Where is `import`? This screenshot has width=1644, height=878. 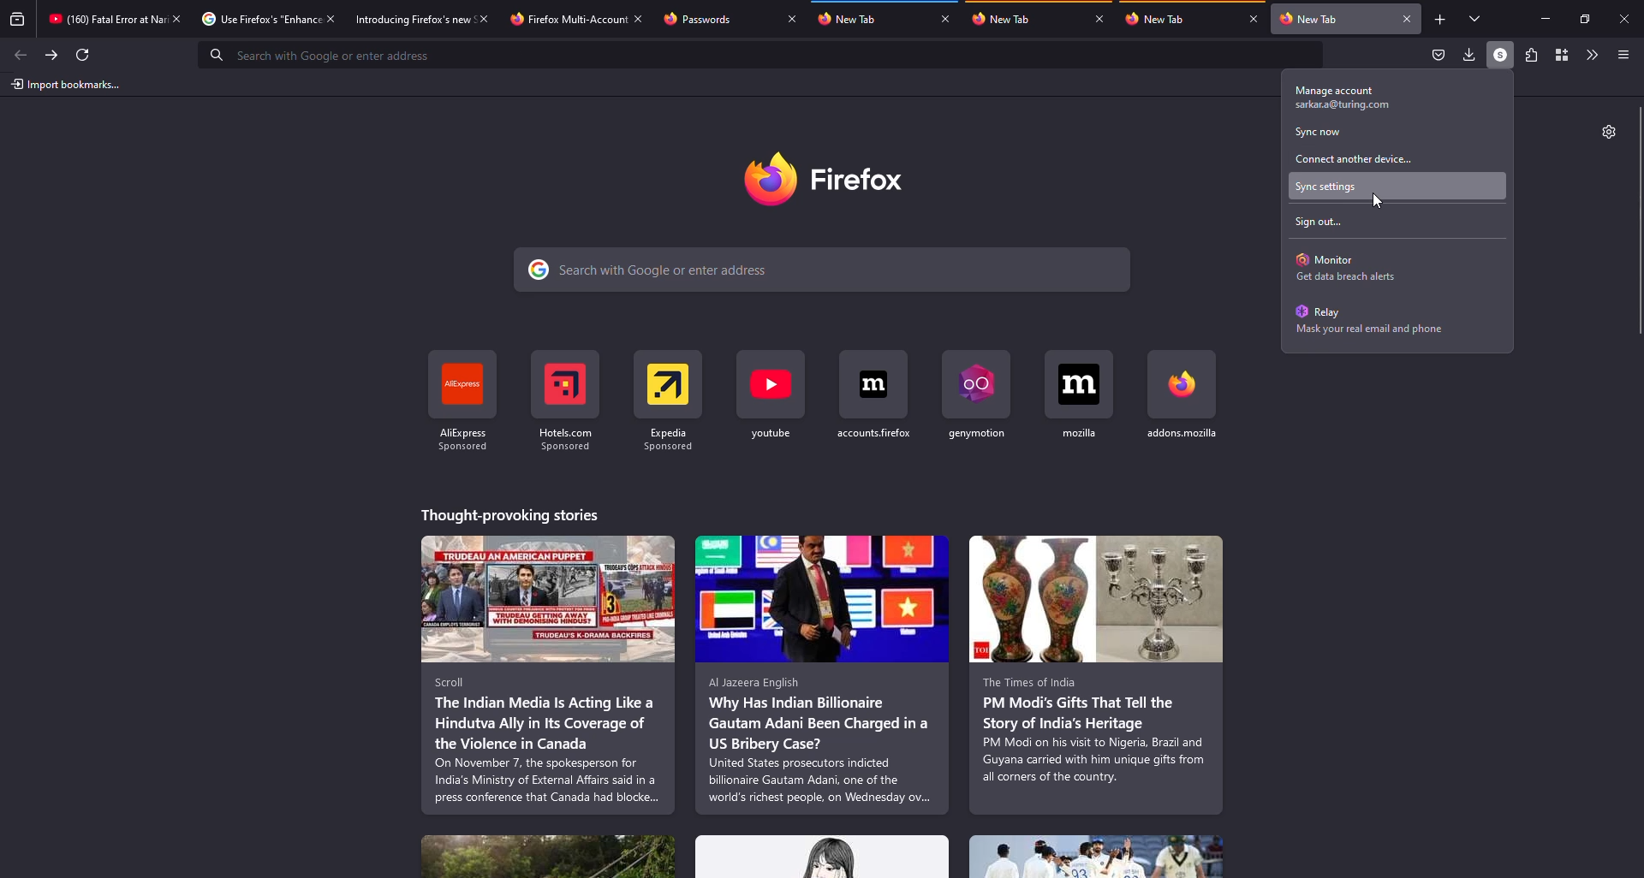
import is located at coordinates (67, 85).